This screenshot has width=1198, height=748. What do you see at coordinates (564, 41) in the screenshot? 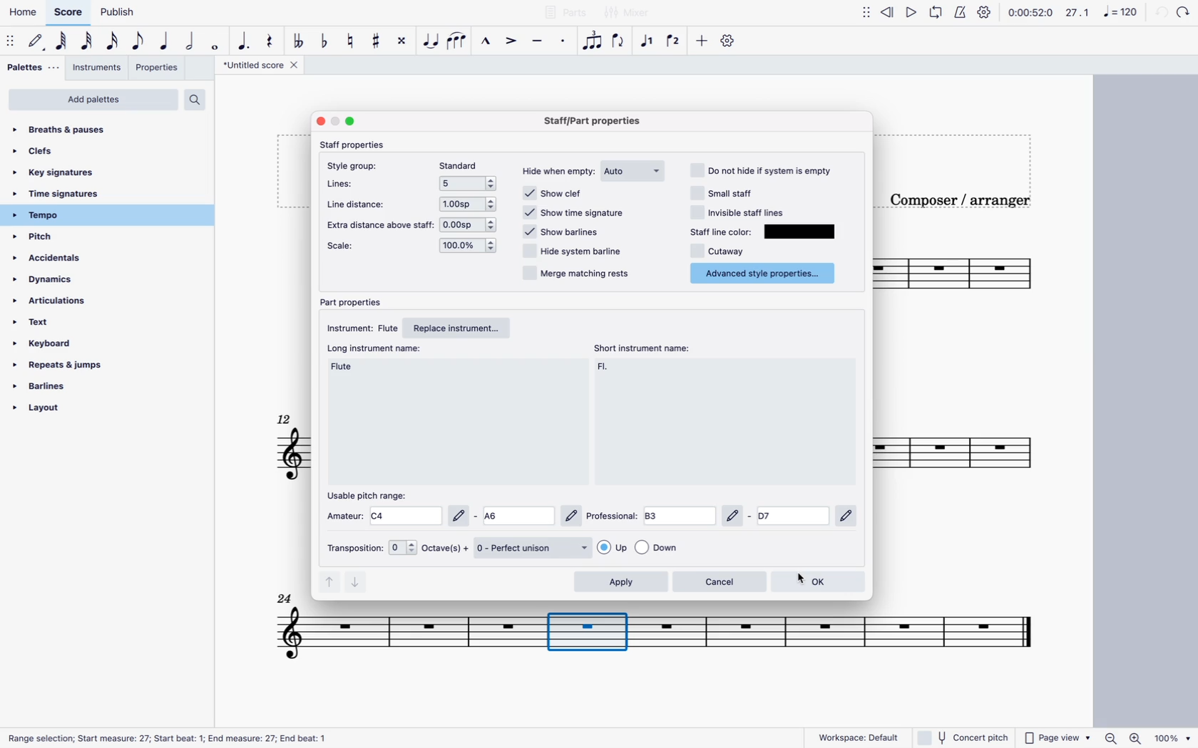
I see `staccato` at bounding box center [564, 41].